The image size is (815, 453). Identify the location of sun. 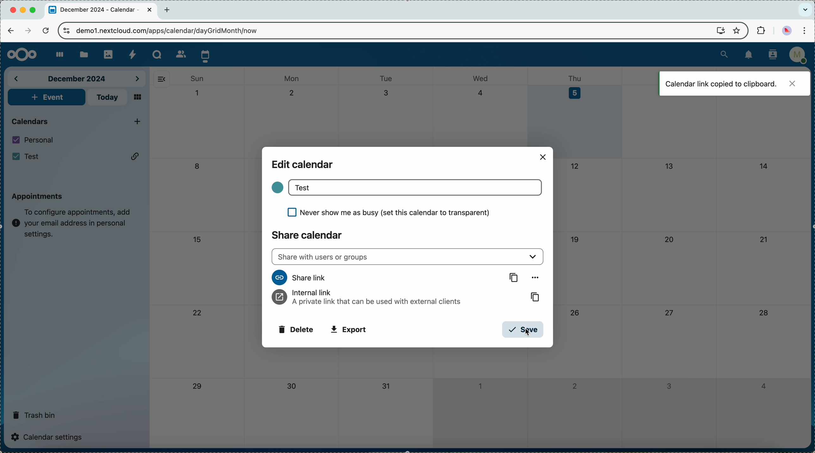
(196, 79).